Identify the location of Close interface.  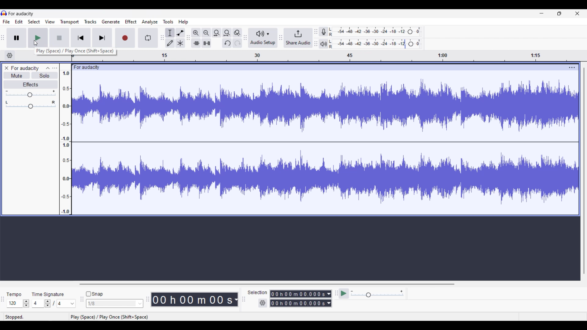
(577, 13).